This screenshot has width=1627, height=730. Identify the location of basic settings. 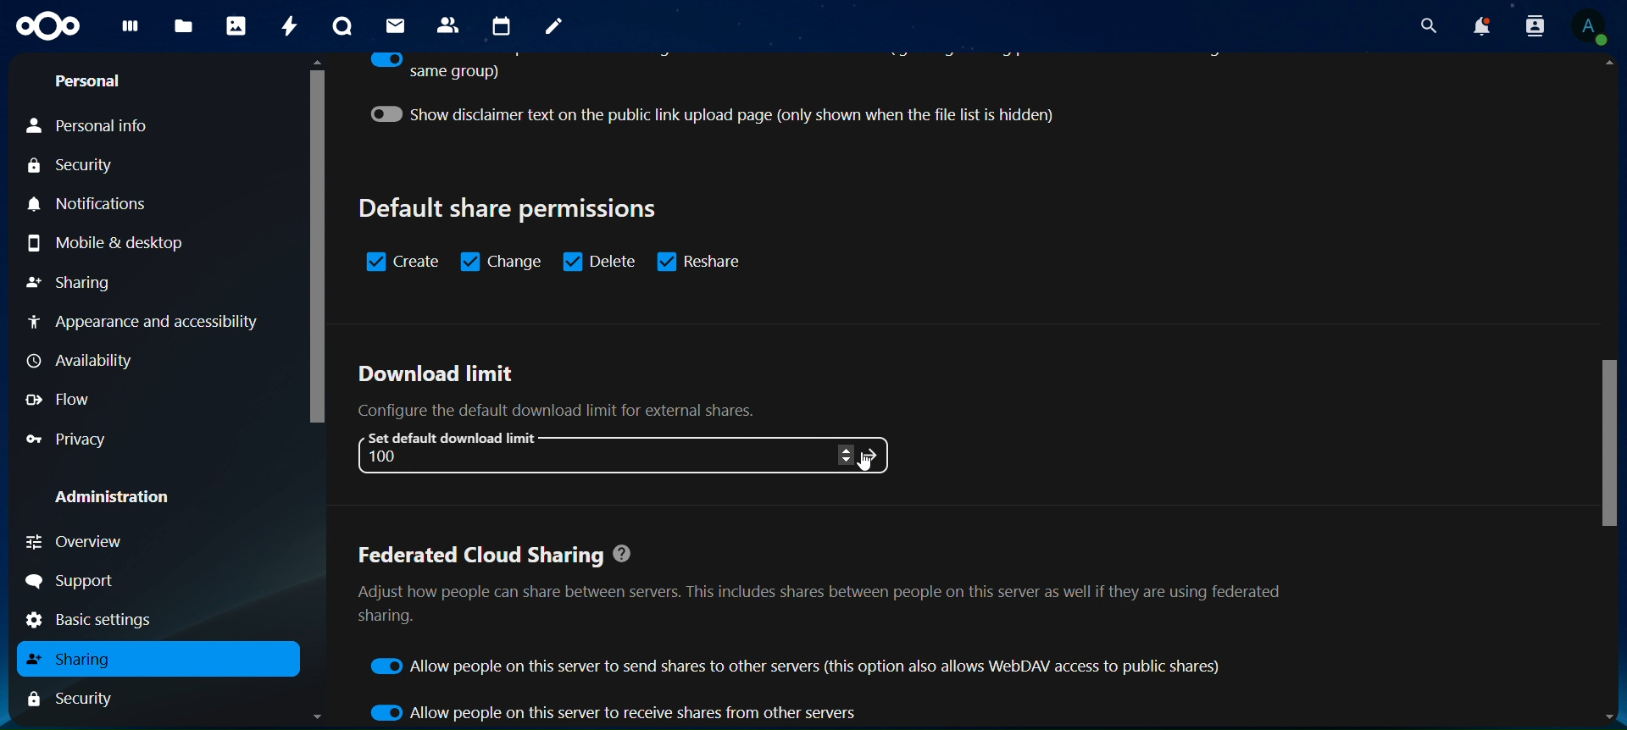
(103, 621).